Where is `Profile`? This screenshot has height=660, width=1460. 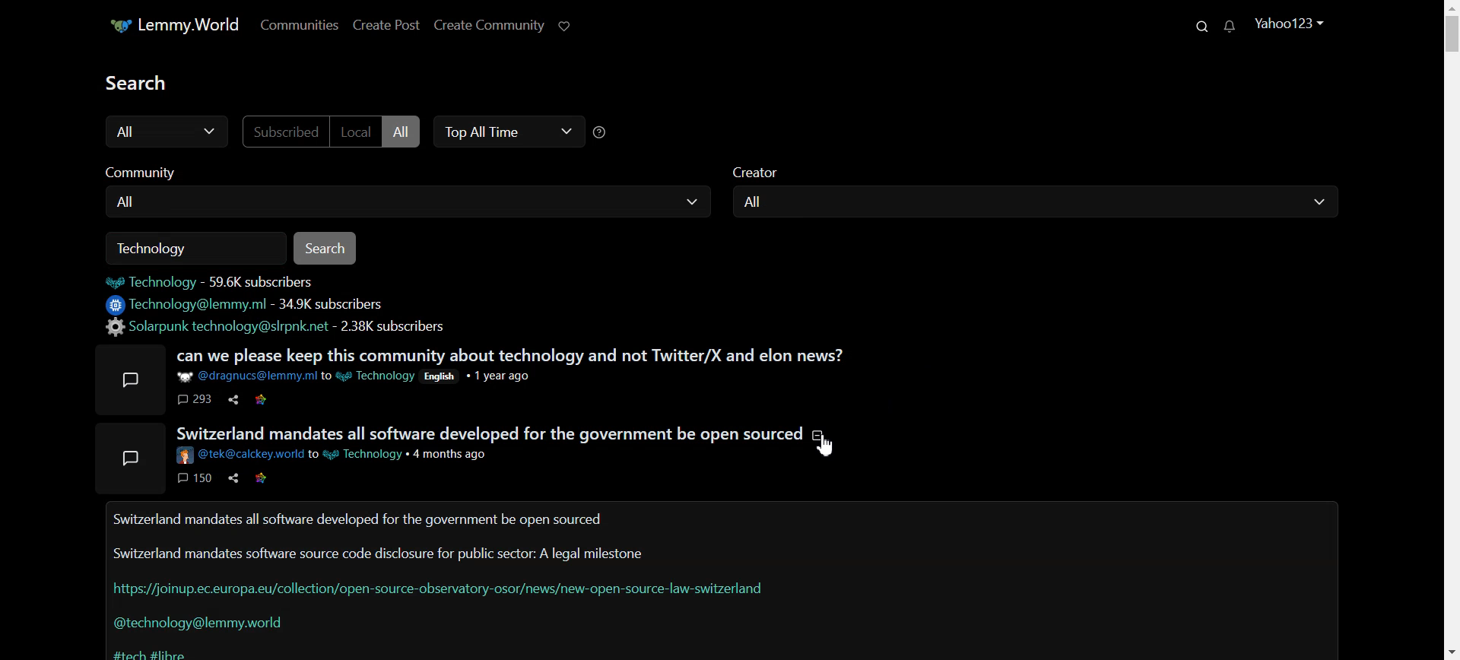
Profile is located at coordinates (1291, 22).